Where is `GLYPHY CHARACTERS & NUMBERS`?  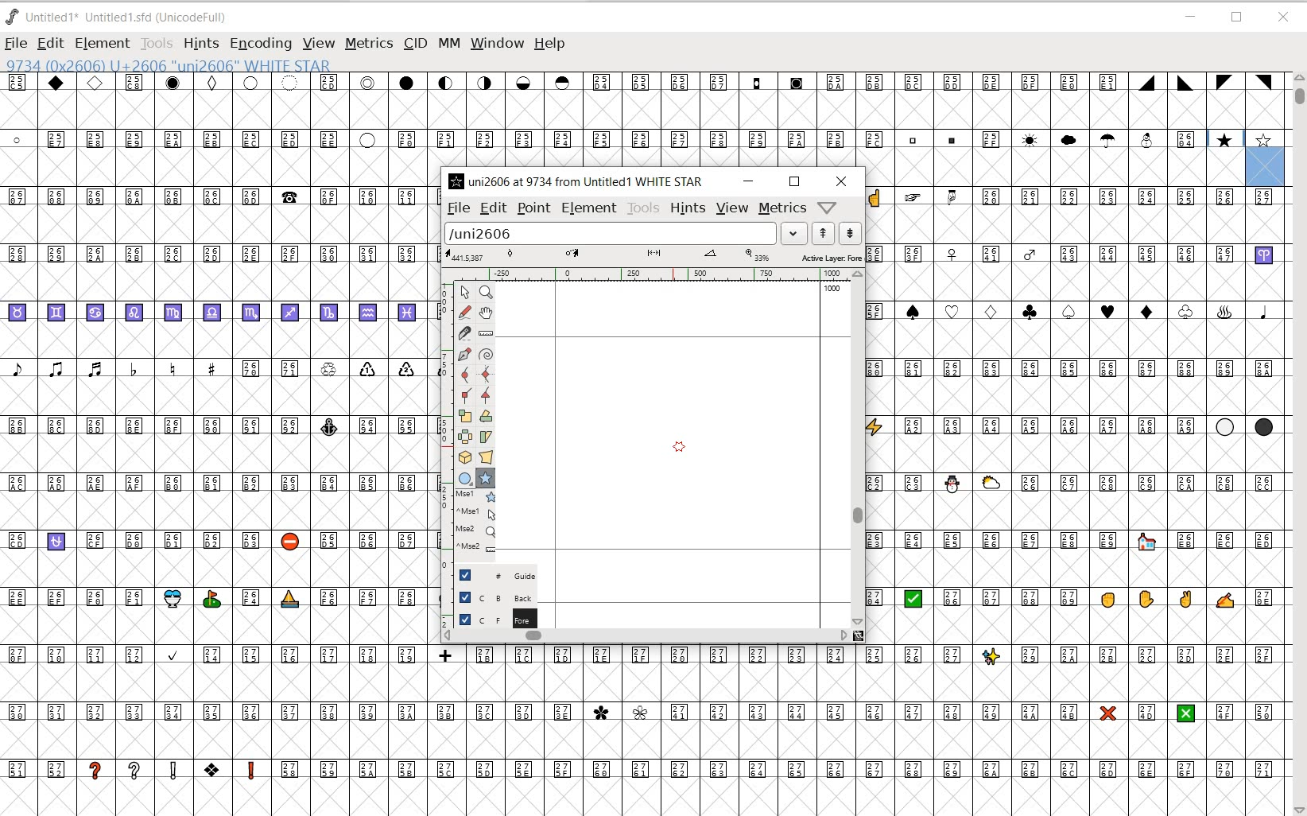 GLYPHY CHARACTERS & NUMBERS is located at coordinates (619, 119).